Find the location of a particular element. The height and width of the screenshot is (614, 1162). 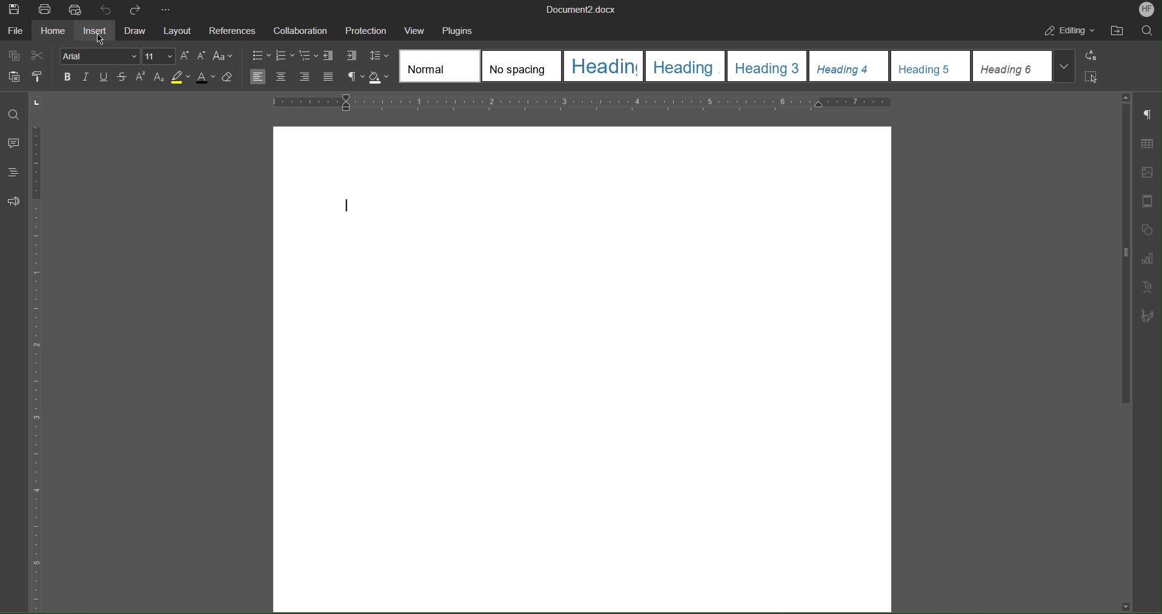

Document Title is located at coordinates (582, 8).